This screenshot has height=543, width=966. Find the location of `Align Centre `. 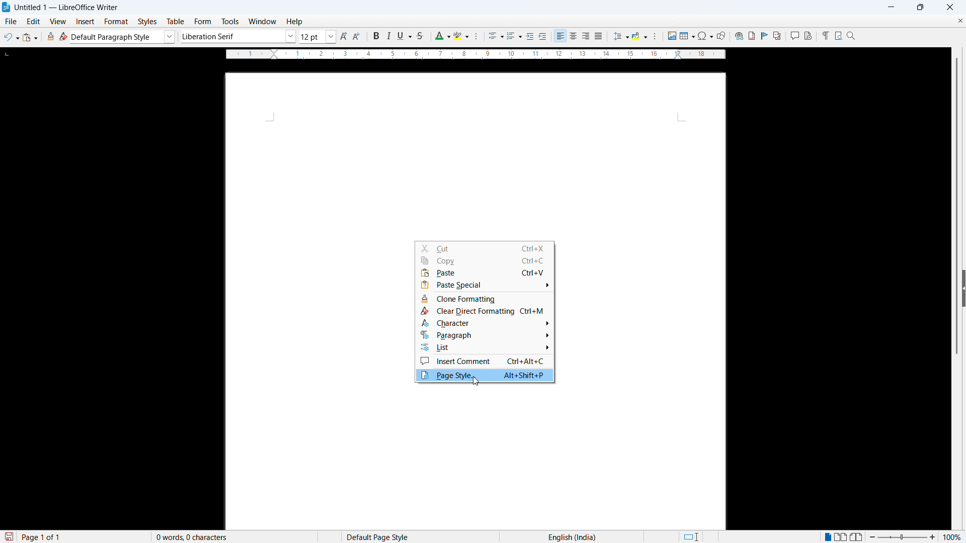

Align Centre  is located at coordinates (574, 36).